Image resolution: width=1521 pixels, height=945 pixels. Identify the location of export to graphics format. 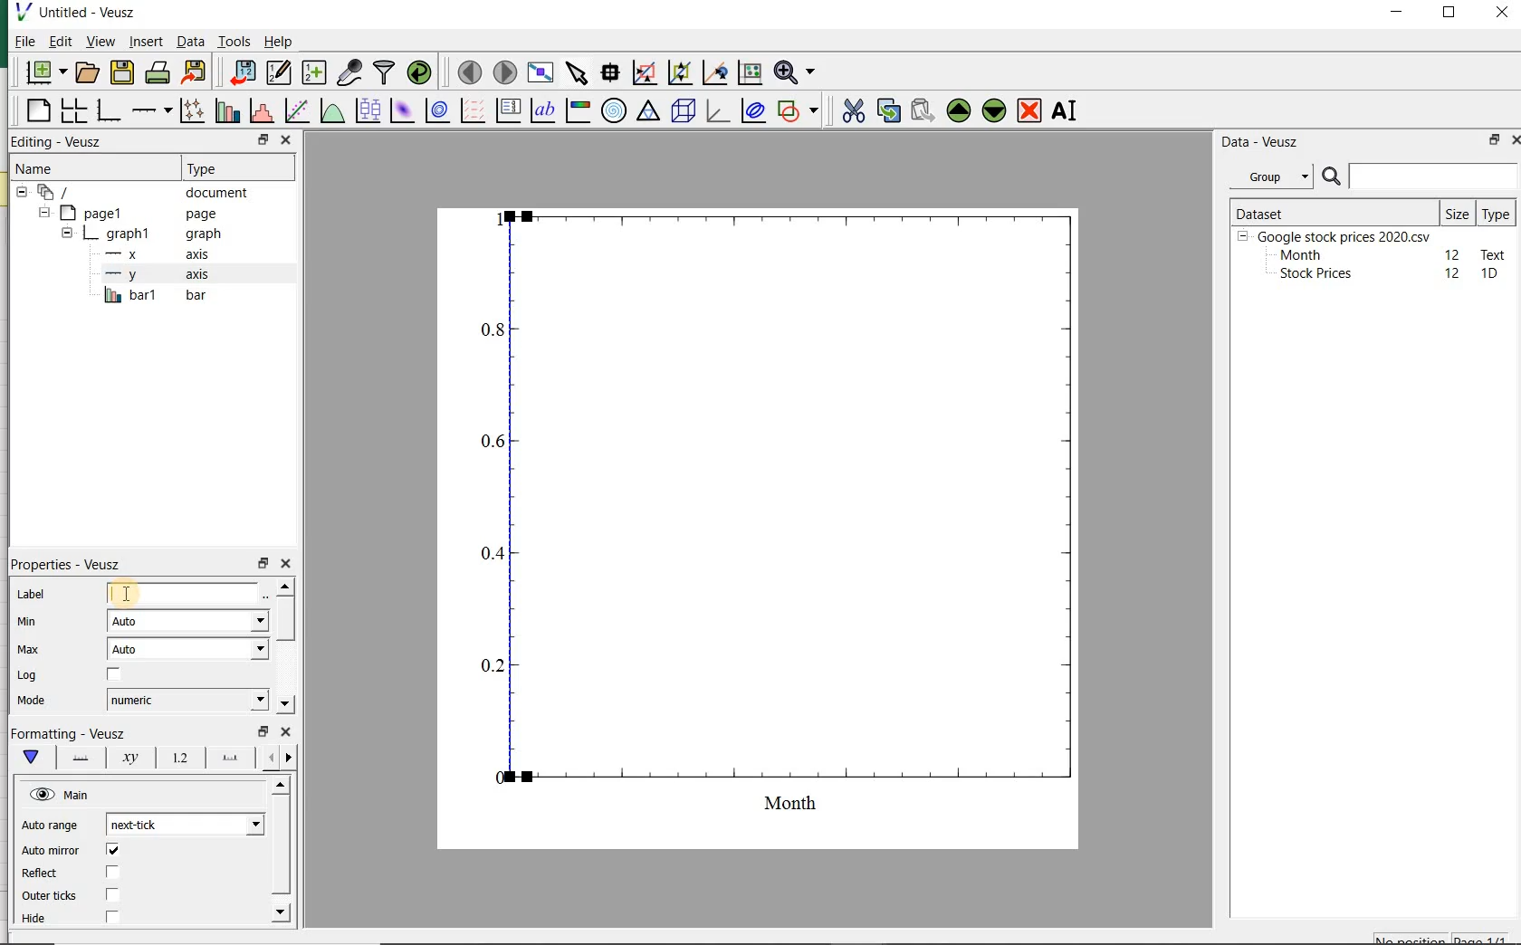
(195, 73).